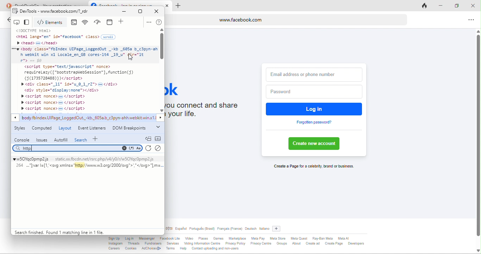 Image resolution: width=481 pixels, height=254 pixels. Describe the element at coordinates (178, 6) in the screenshot. I see `add tab` at that location.